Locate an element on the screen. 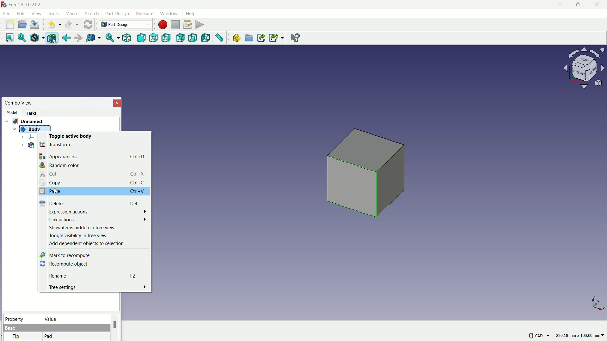 The image size is (607, 341). part design is located at coordinates (117, 14).